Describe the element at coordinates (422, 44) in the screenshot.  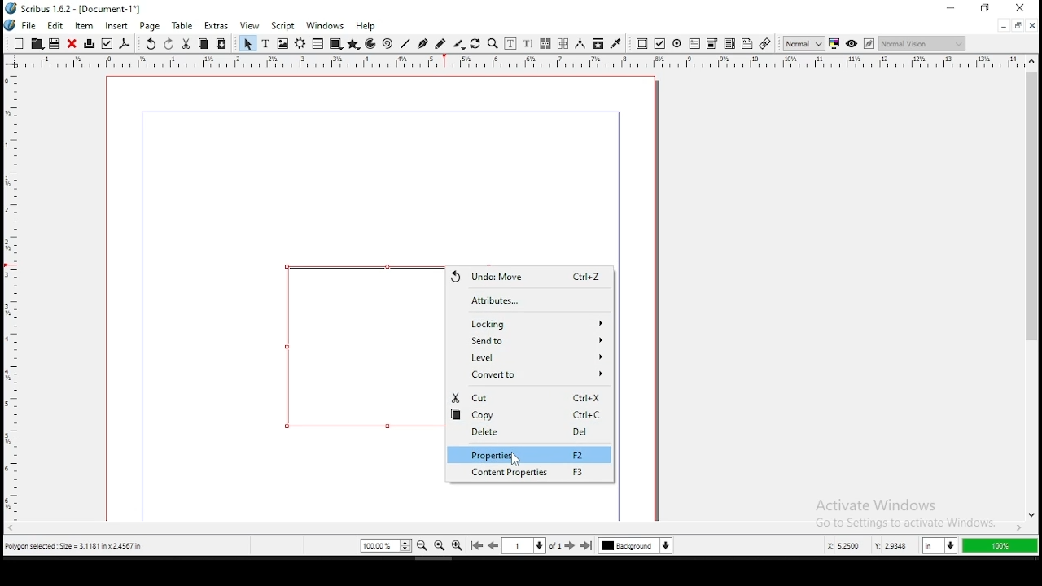
I see `bezier curve` at that location.